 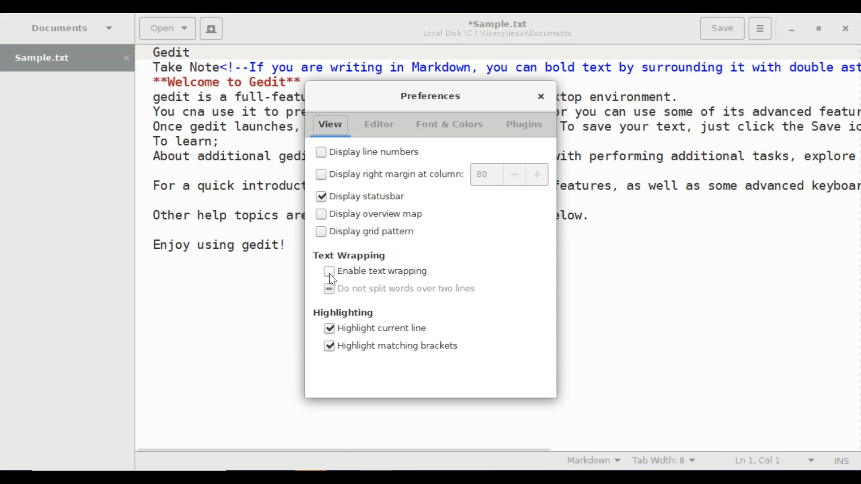 What do you see at coordinates (395, 346) in the screenshot?
I see `(un)select Highlight matching brackets` at bounding box center [395, 346].